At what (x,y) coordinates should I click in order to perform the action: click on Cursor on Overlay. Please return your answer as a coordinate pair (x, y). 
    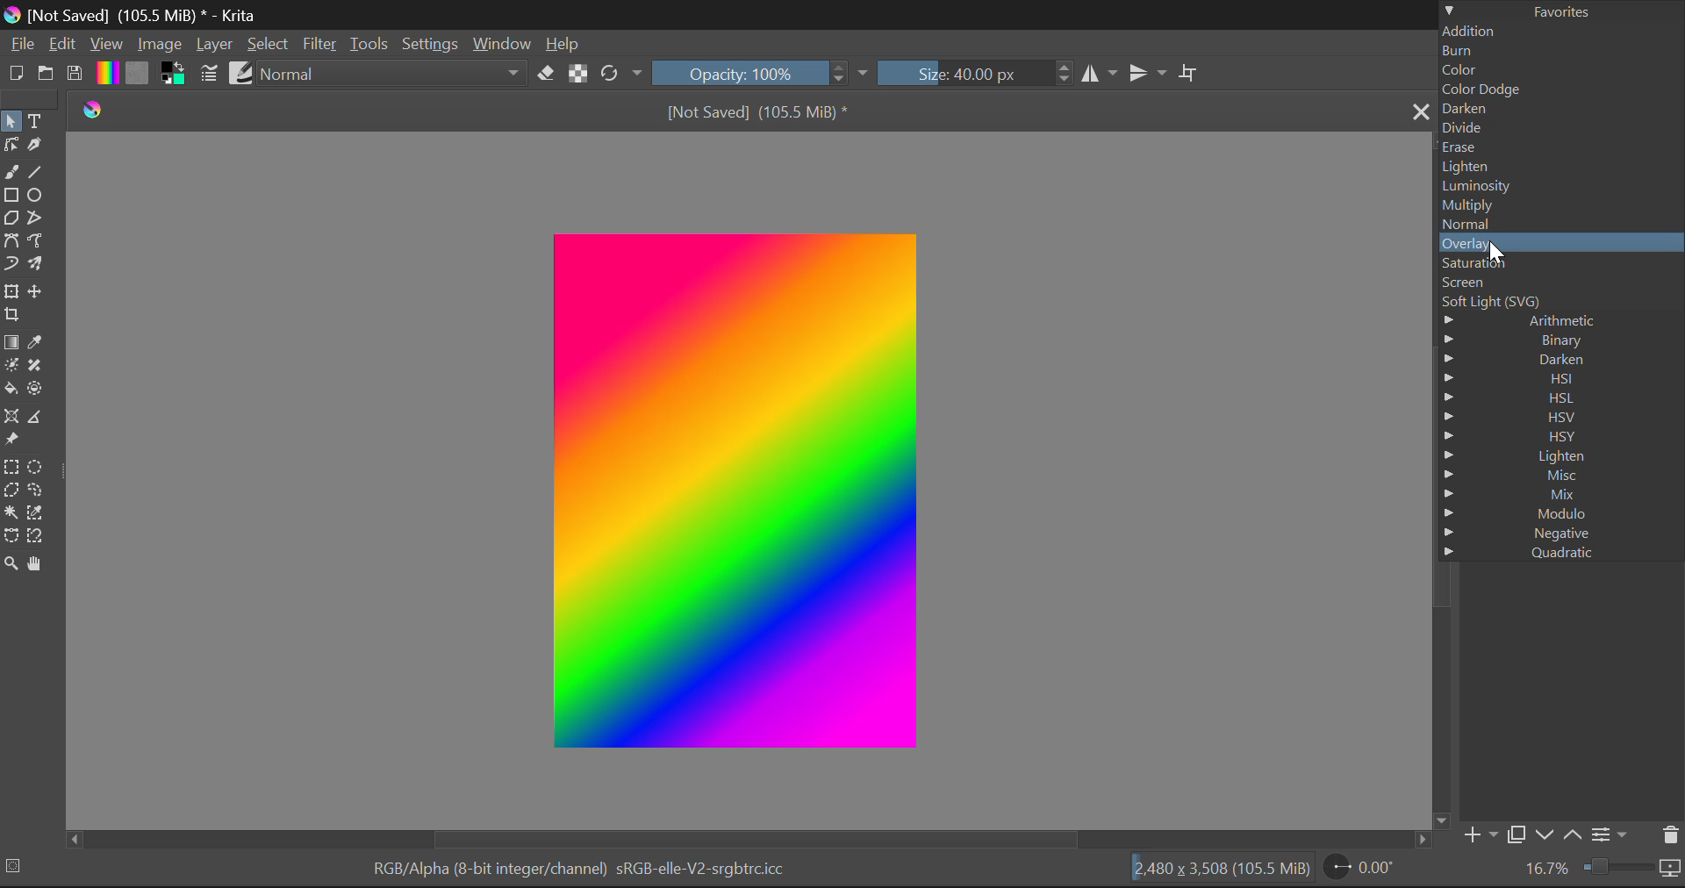
    Looking at the image, I should click on (1560, 244).